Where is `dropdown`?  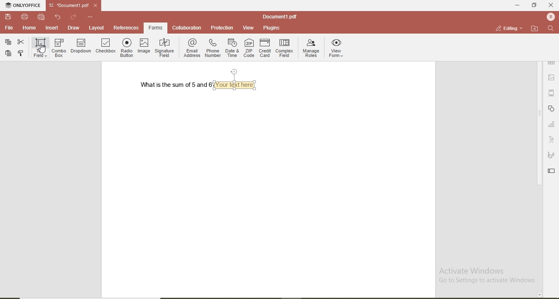 dropdown is located at coordinates (81, 47).